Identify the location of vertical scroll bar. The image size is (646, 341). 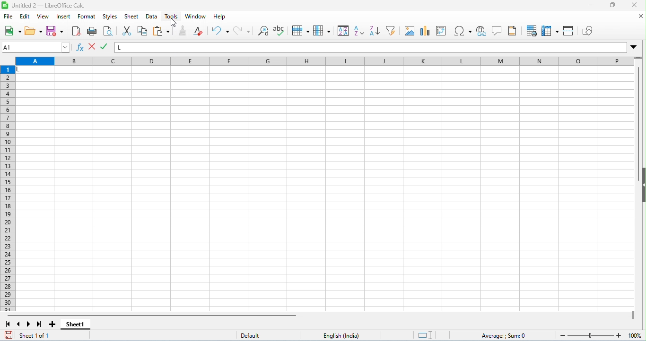
(639, 125).